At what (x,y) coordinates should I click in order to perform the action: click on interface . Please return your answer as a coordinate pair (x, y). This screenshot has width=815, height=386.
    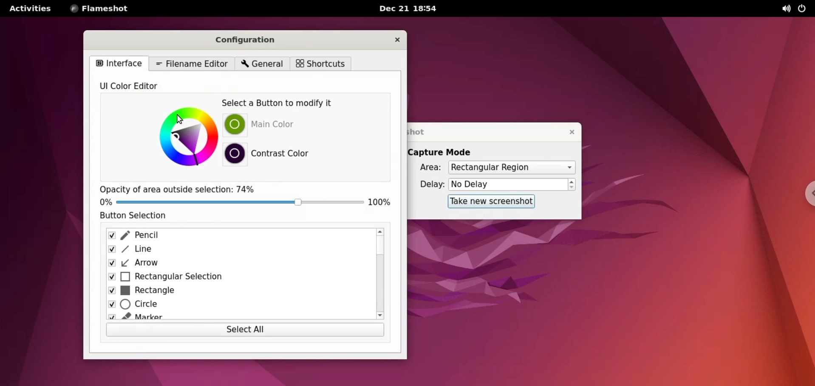
    Looking at the image, I should click on (121, 64).